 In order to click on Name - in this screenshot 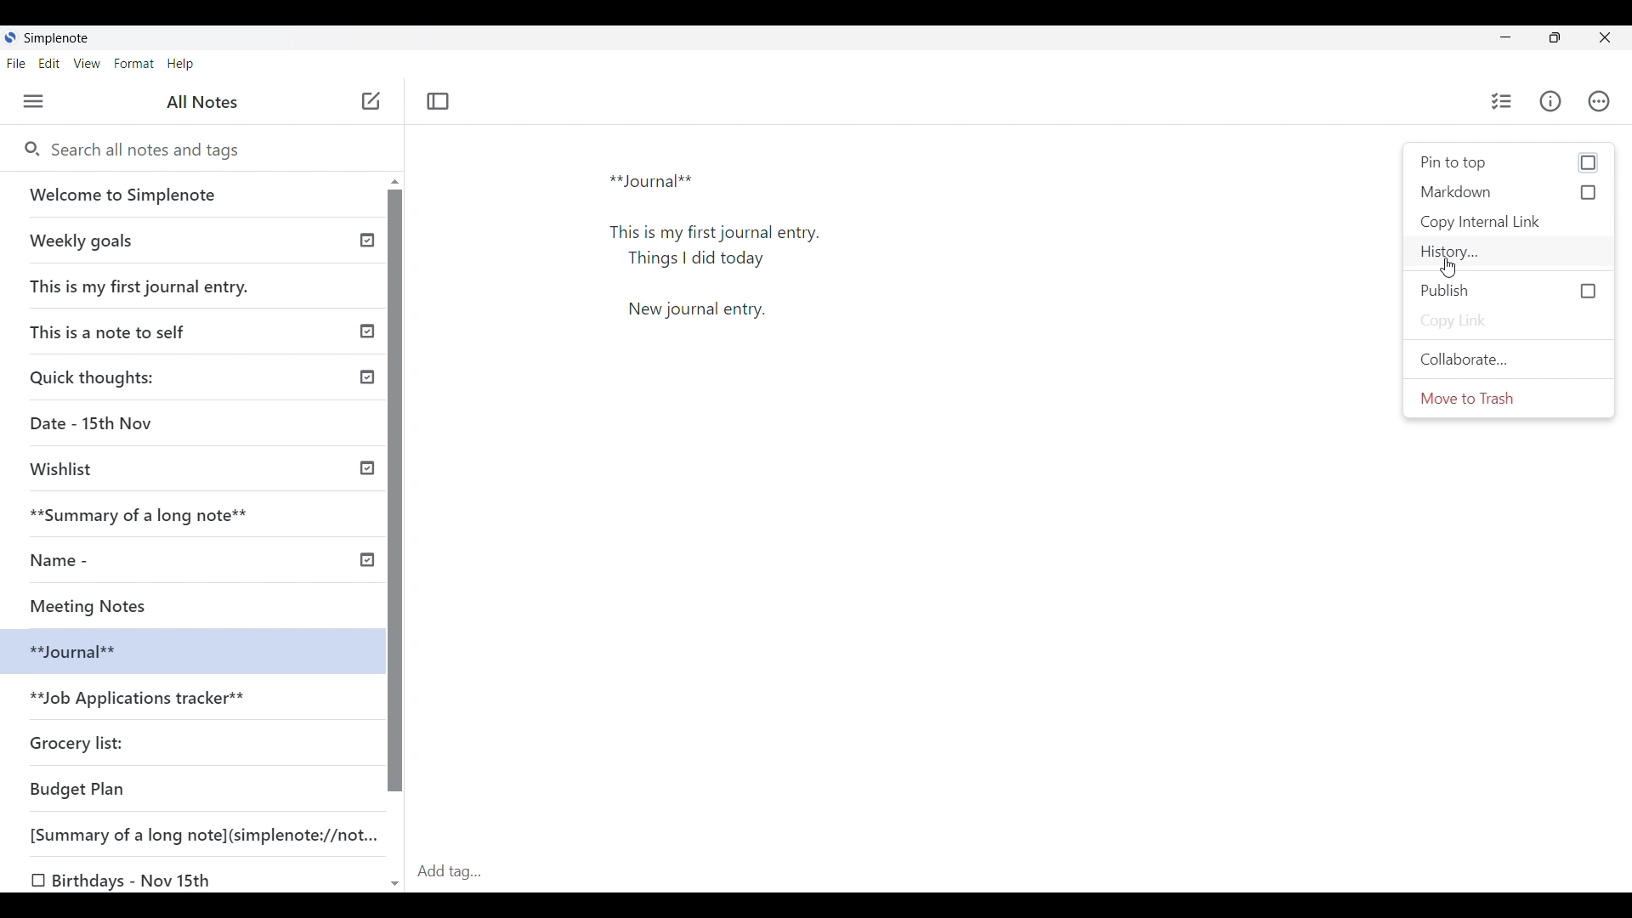, I will do `click(65, 560)`.